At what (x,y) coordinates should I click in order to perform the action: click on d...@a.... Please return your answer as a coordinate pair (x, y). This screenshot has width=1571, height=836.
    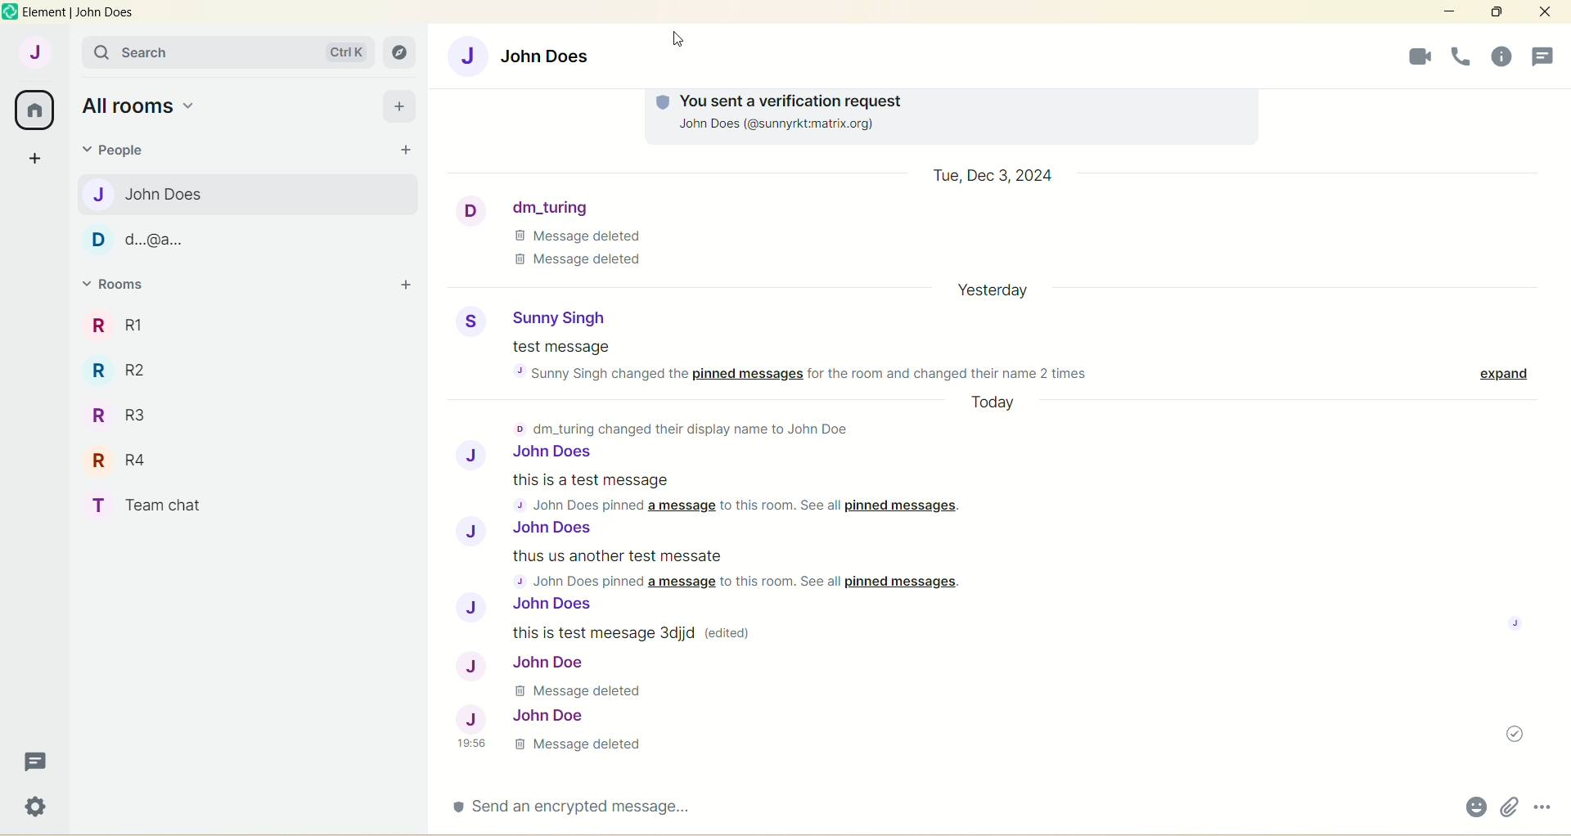
    Looking at the image, I should click on (142, 240).